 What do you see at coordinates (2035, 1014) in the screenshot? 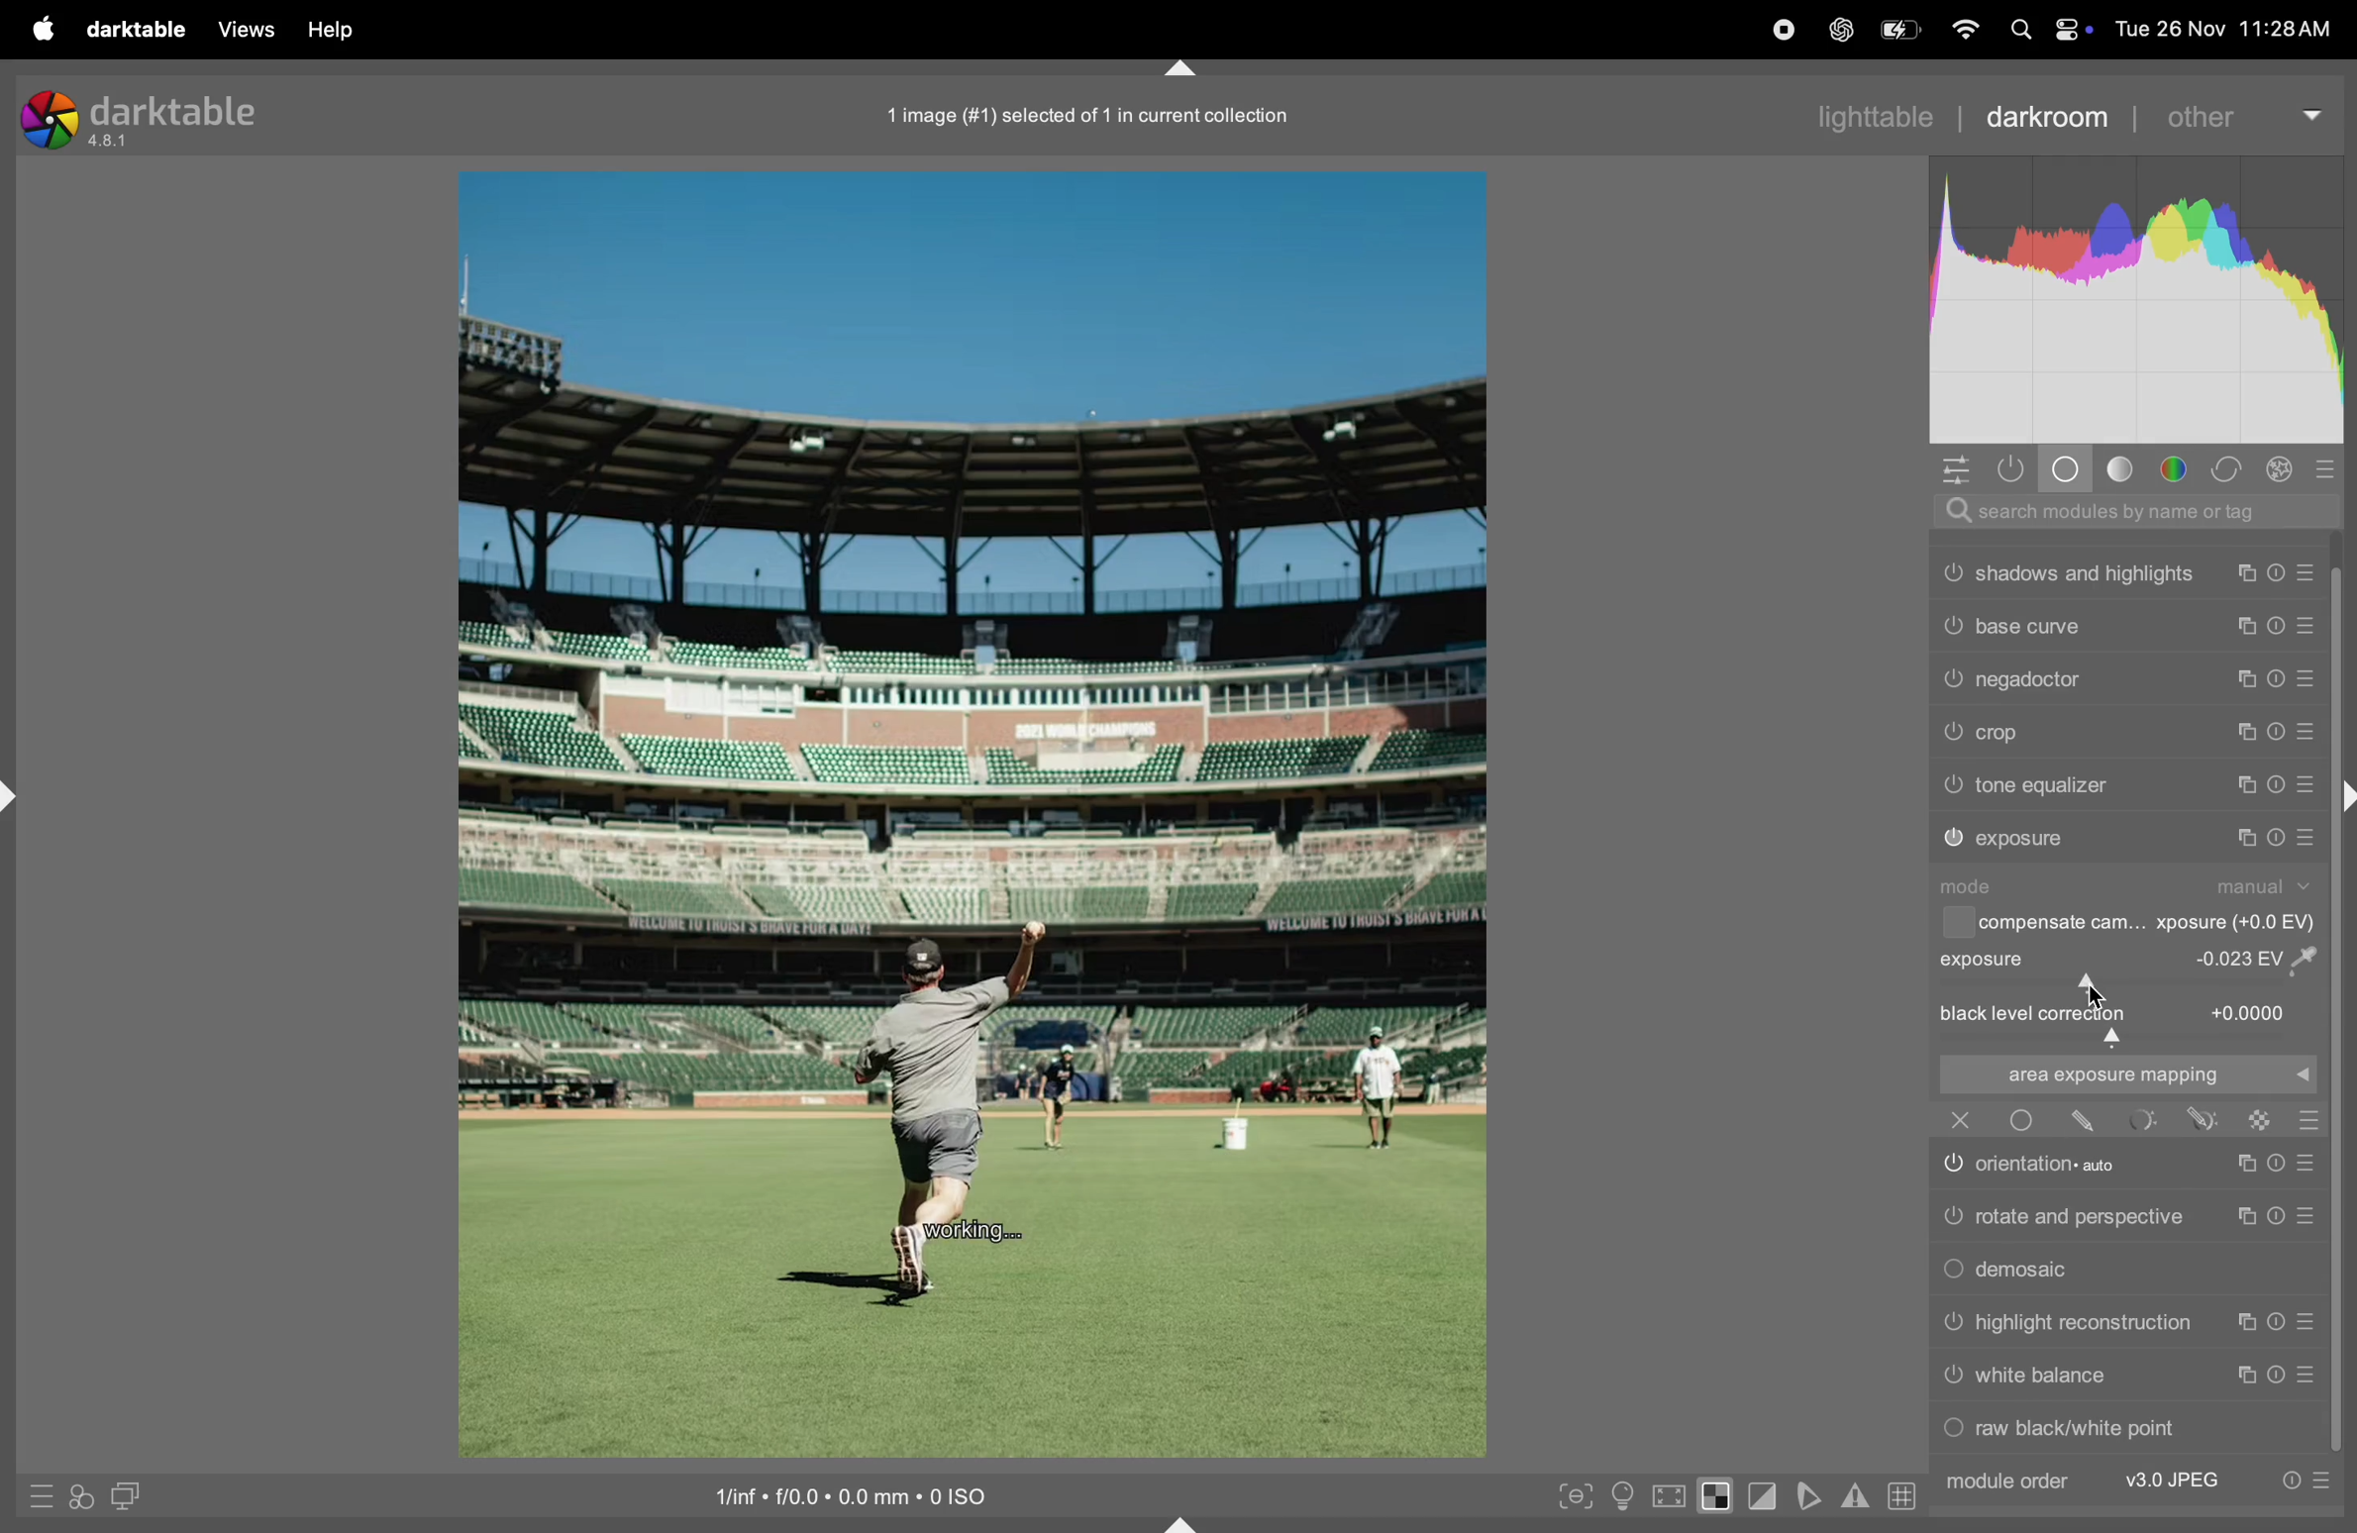
I see `black level correcion` at bounding box center [2035, 1014].